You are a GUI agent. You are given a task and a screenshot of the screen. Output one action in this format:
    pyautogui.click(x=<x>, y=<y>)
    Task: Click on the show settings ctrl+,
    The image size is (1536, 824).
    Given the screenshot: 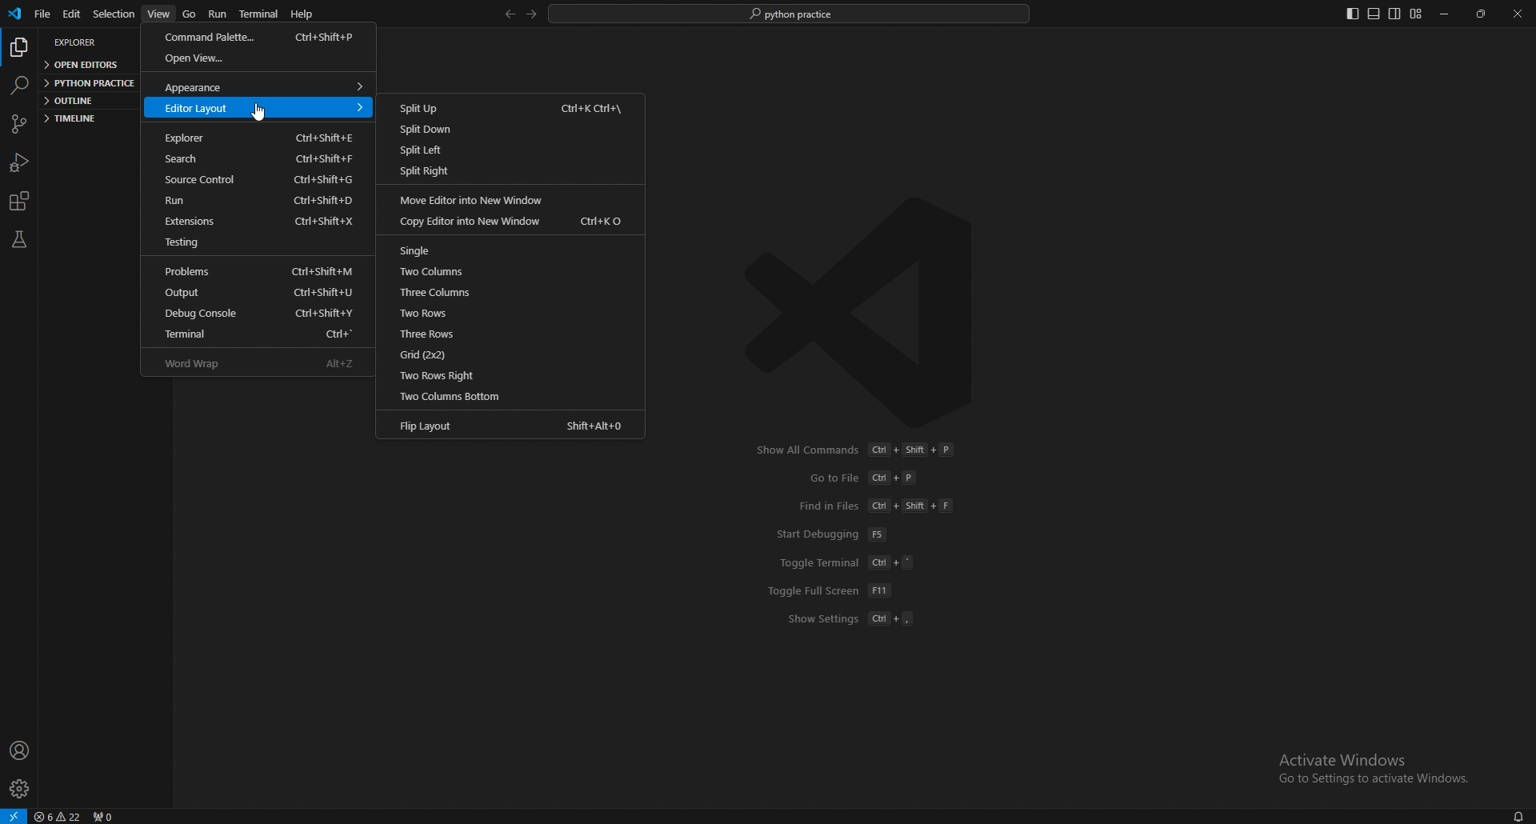 What is the action you would take?
    pyautogui.click(x=852, y=618)
    